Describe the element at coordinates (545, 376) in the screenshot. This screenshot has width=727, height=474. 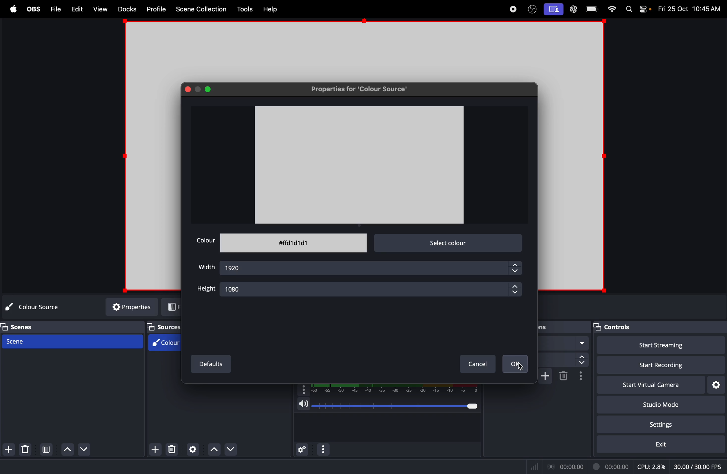
I see `add cofigurable transition` at that location.